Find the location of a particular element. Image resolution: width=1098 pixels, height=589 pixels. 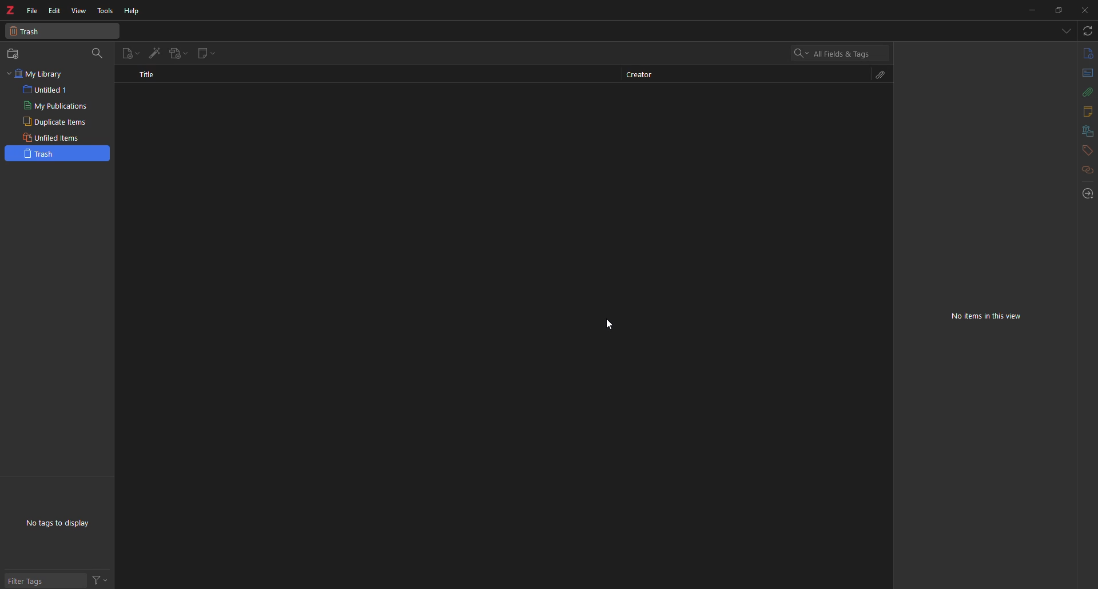

view is located at coordinates (79, 11).